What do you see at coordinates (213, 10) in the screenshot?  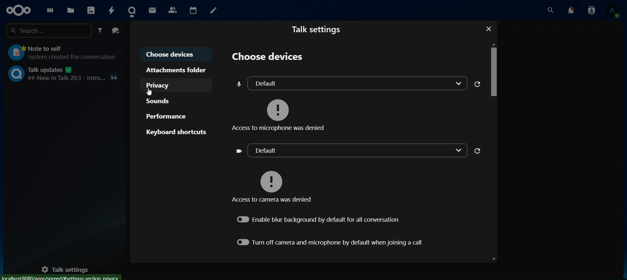 I see `notes` at bounding box center [213, 10].